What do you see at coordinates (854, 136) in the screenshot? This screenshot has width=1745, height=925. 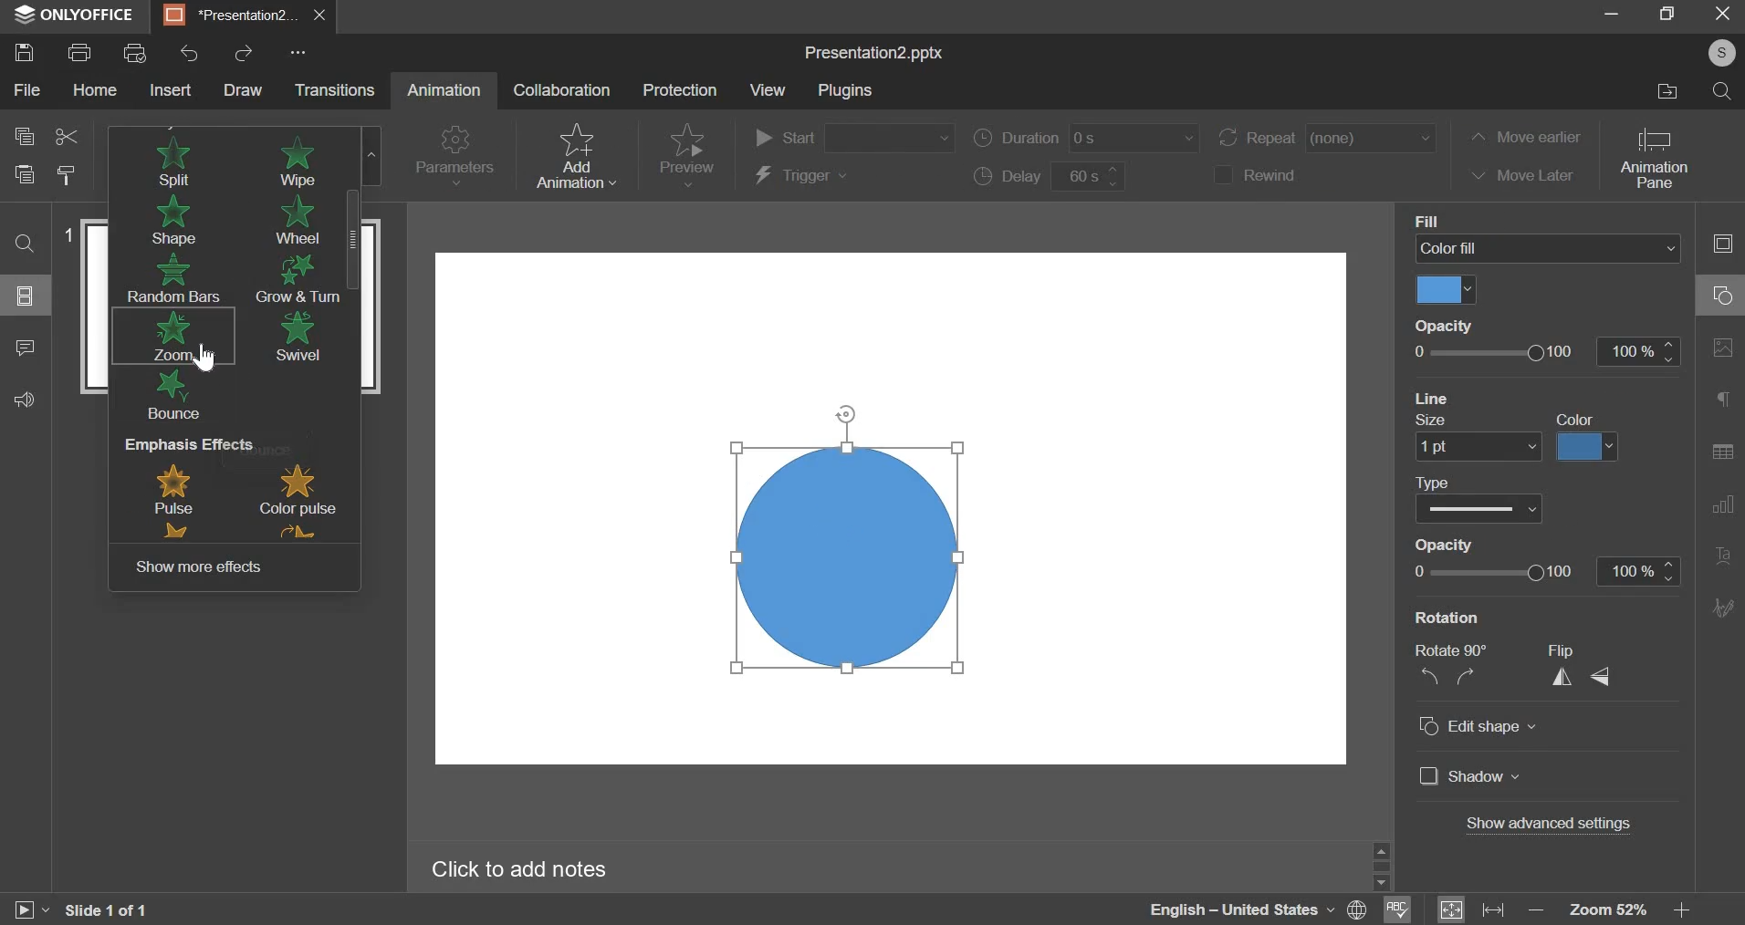 I see `start` at bounding box center [854, 136].